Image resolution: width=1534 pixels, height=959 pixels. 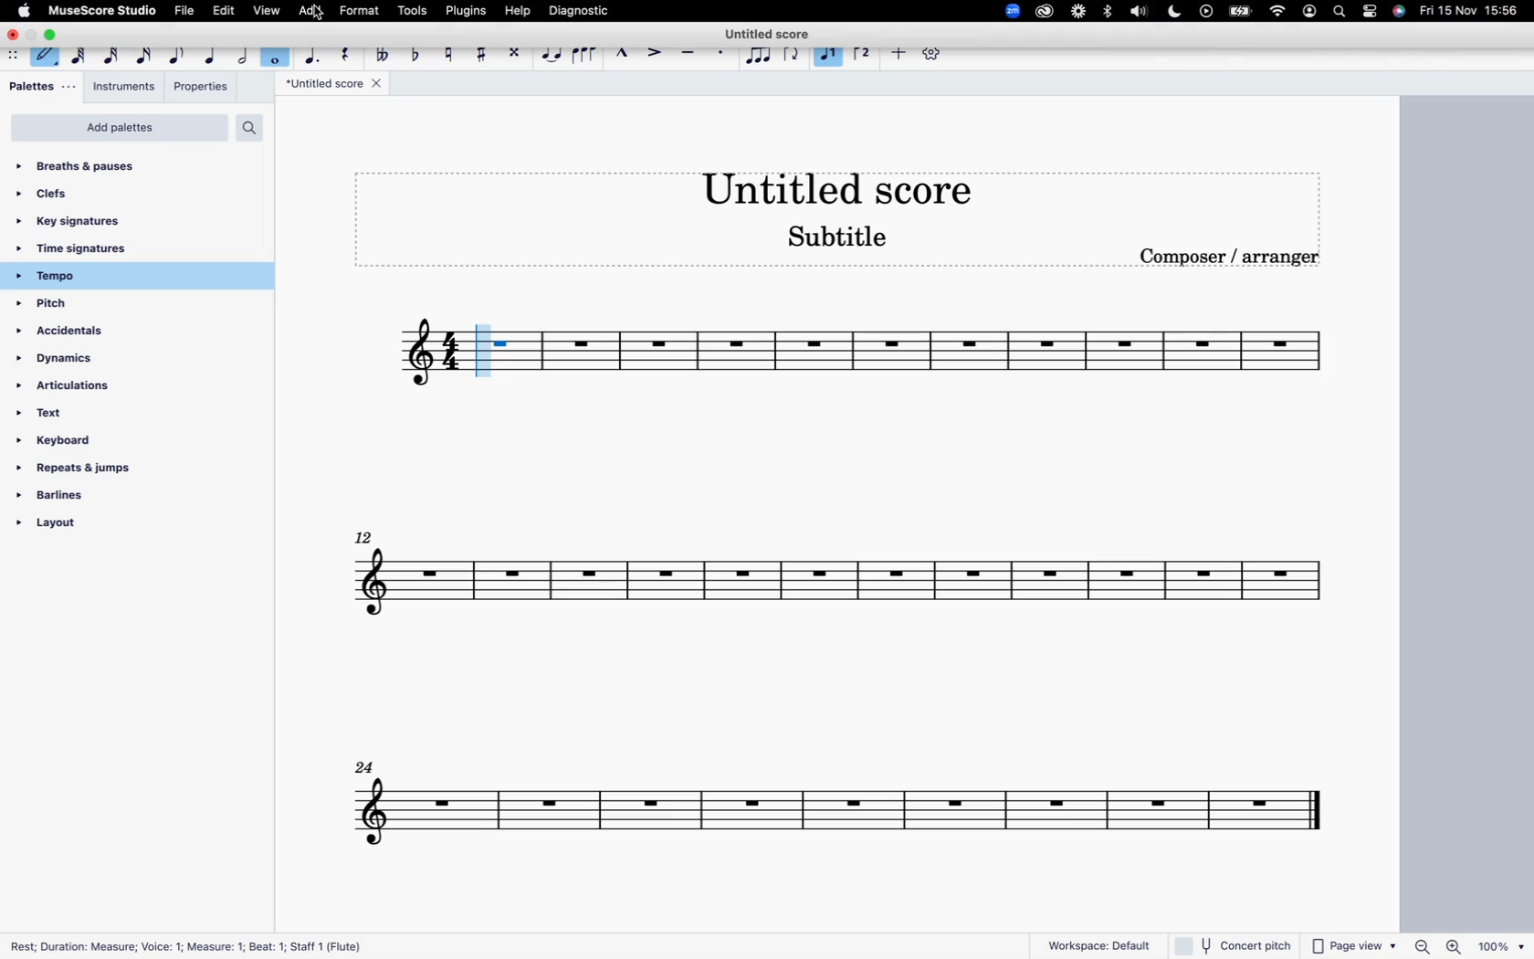 What do you see at coordinates (102, 527) in the screenshot?
I see `layout` at bounding box center [102, 527].